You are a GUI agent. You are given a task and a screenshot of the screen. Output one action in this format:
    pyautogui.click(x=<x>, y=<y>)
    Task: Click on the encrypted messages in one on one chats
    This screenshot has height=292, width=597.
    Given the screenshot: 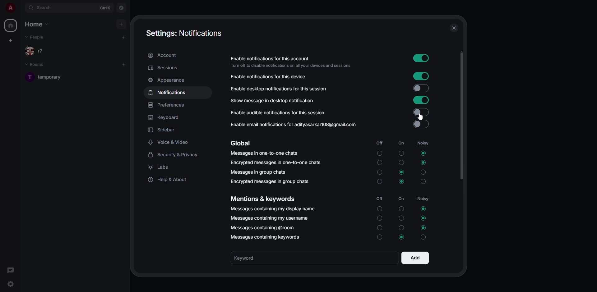 What is the action you would take?
    pyautogui.click(x=275, y=163)
    